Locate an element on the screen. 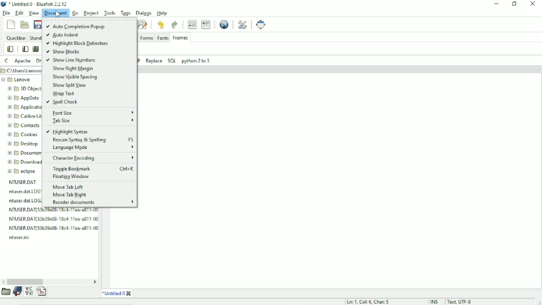 The height and width of the screenshot is (305, 542). INS is located at coordinates (433, 301).